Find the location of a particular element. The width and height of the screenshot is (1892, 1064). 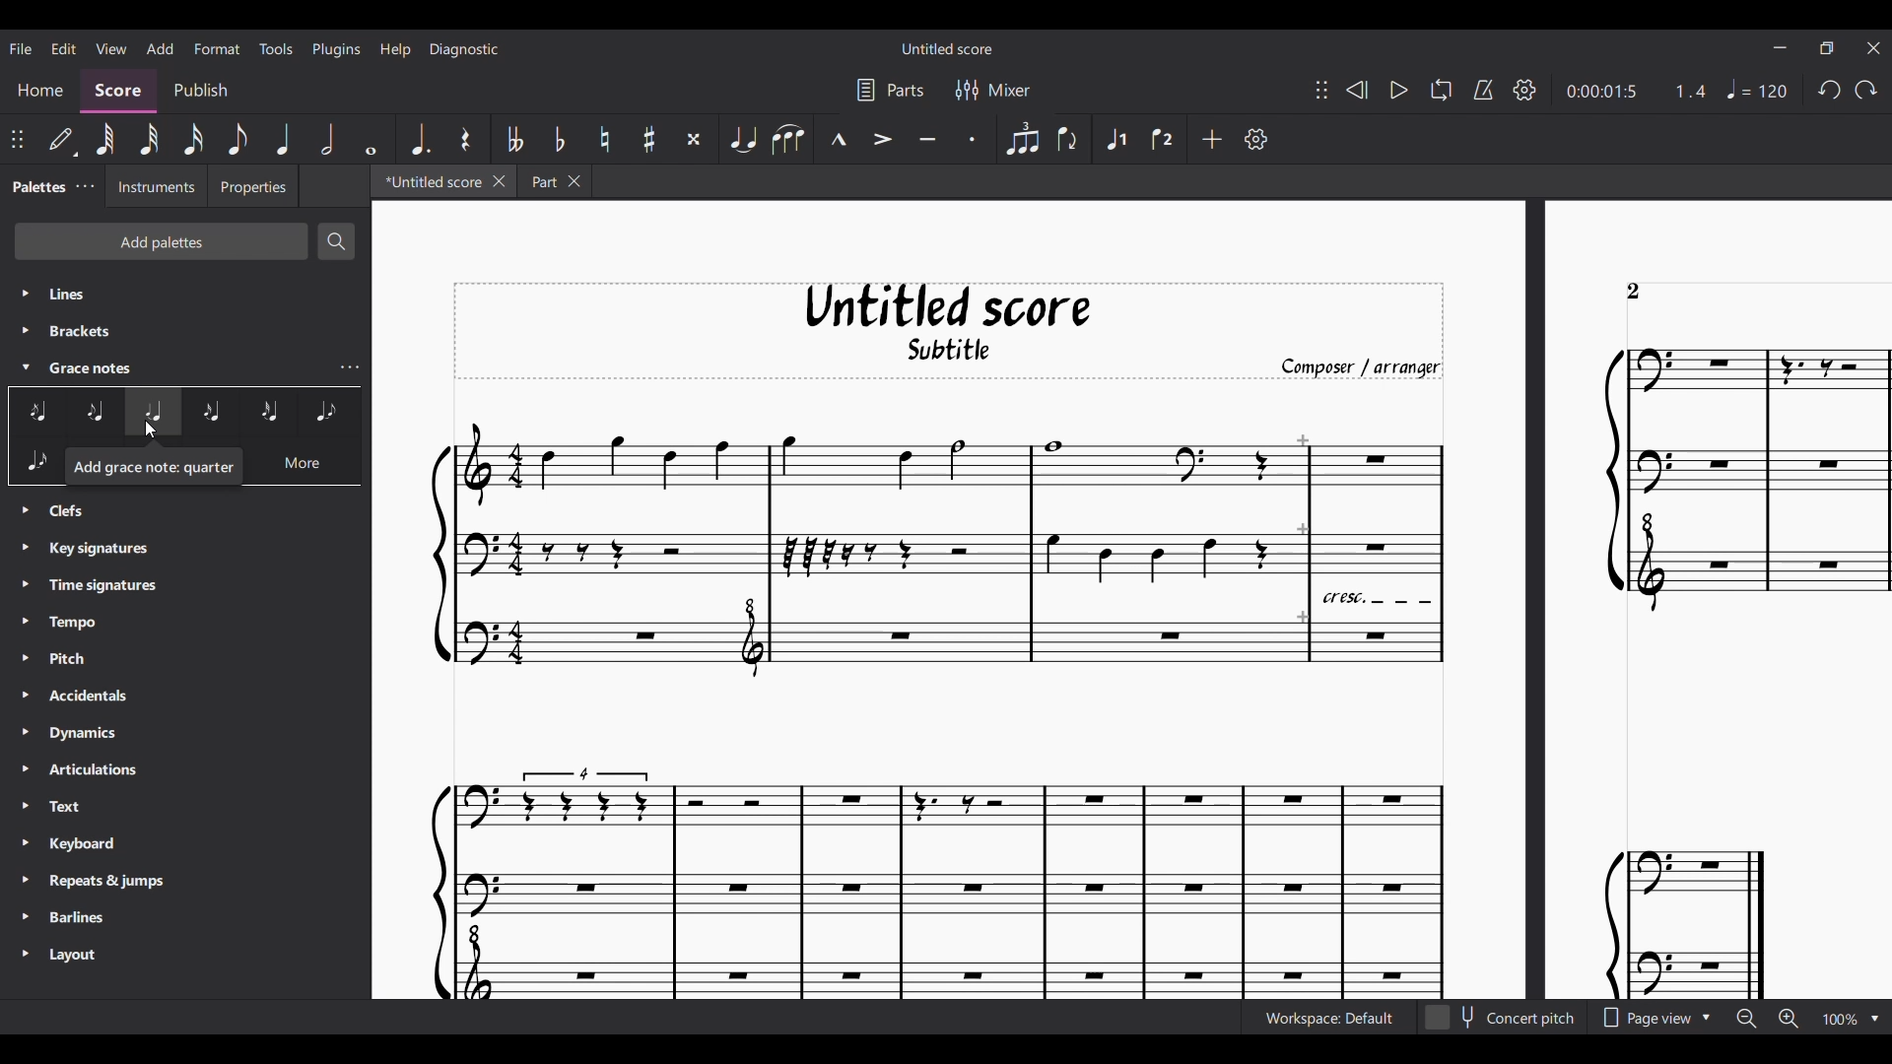

Zoom options  is located at coordinates (1875, 1019).